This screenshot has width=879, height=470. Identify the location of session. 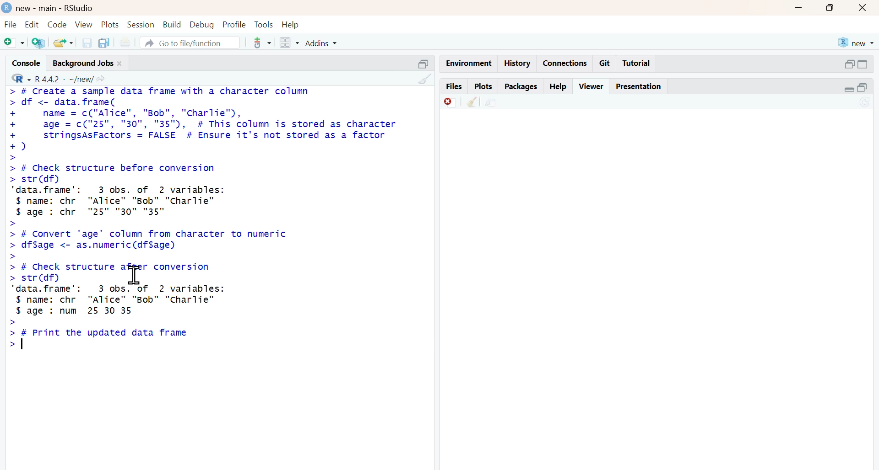
(140, 25).